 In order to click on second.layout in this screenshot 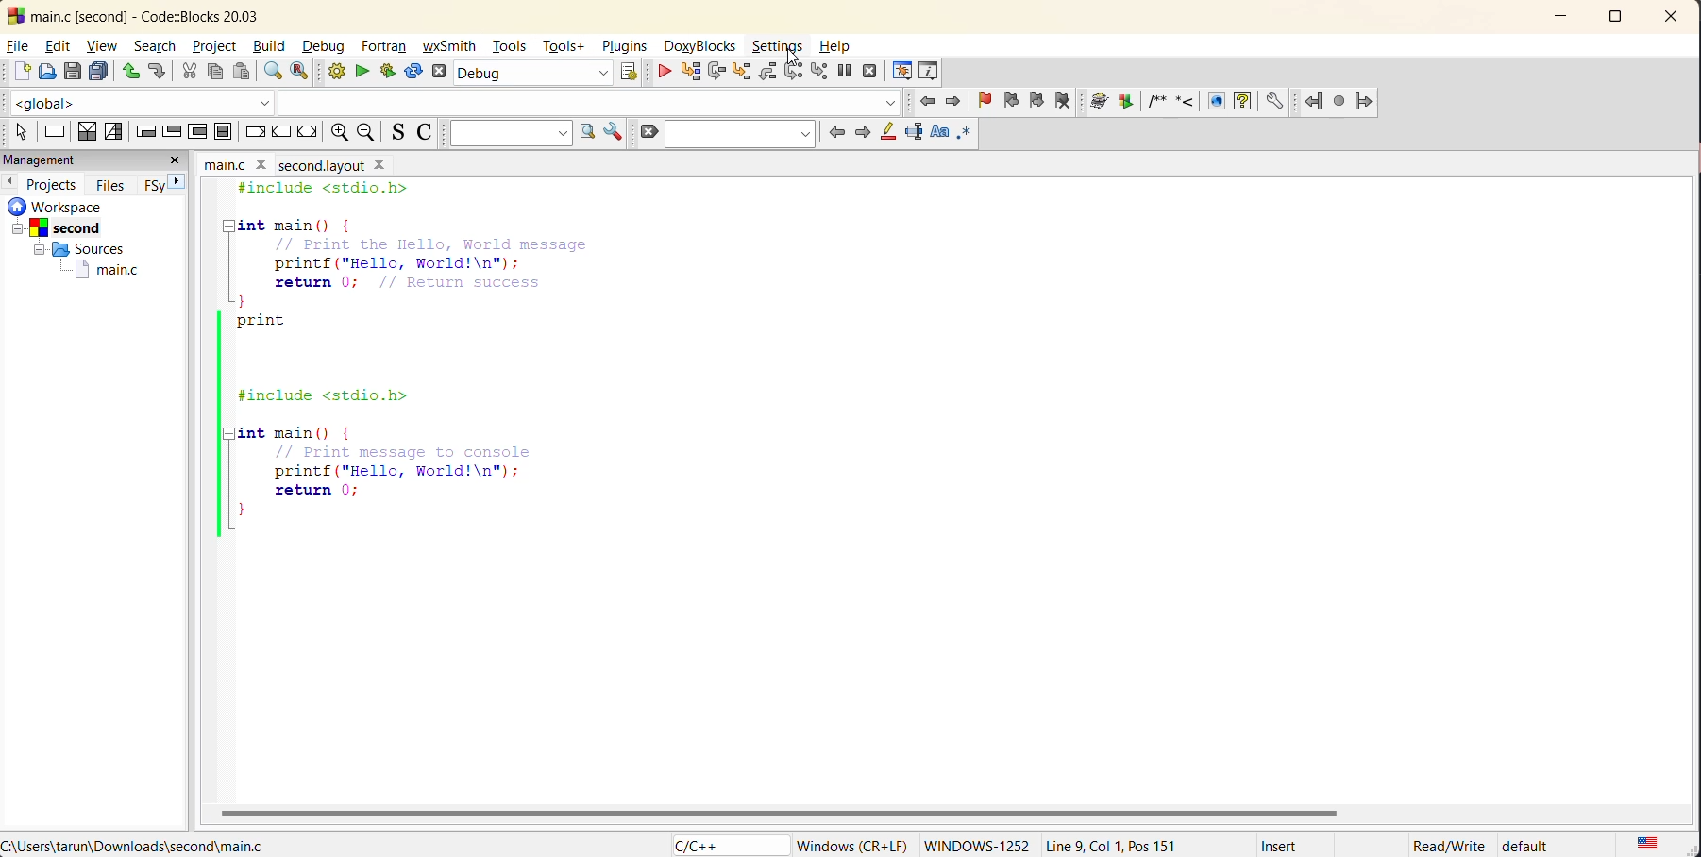, I will do `click(319, 165)`.